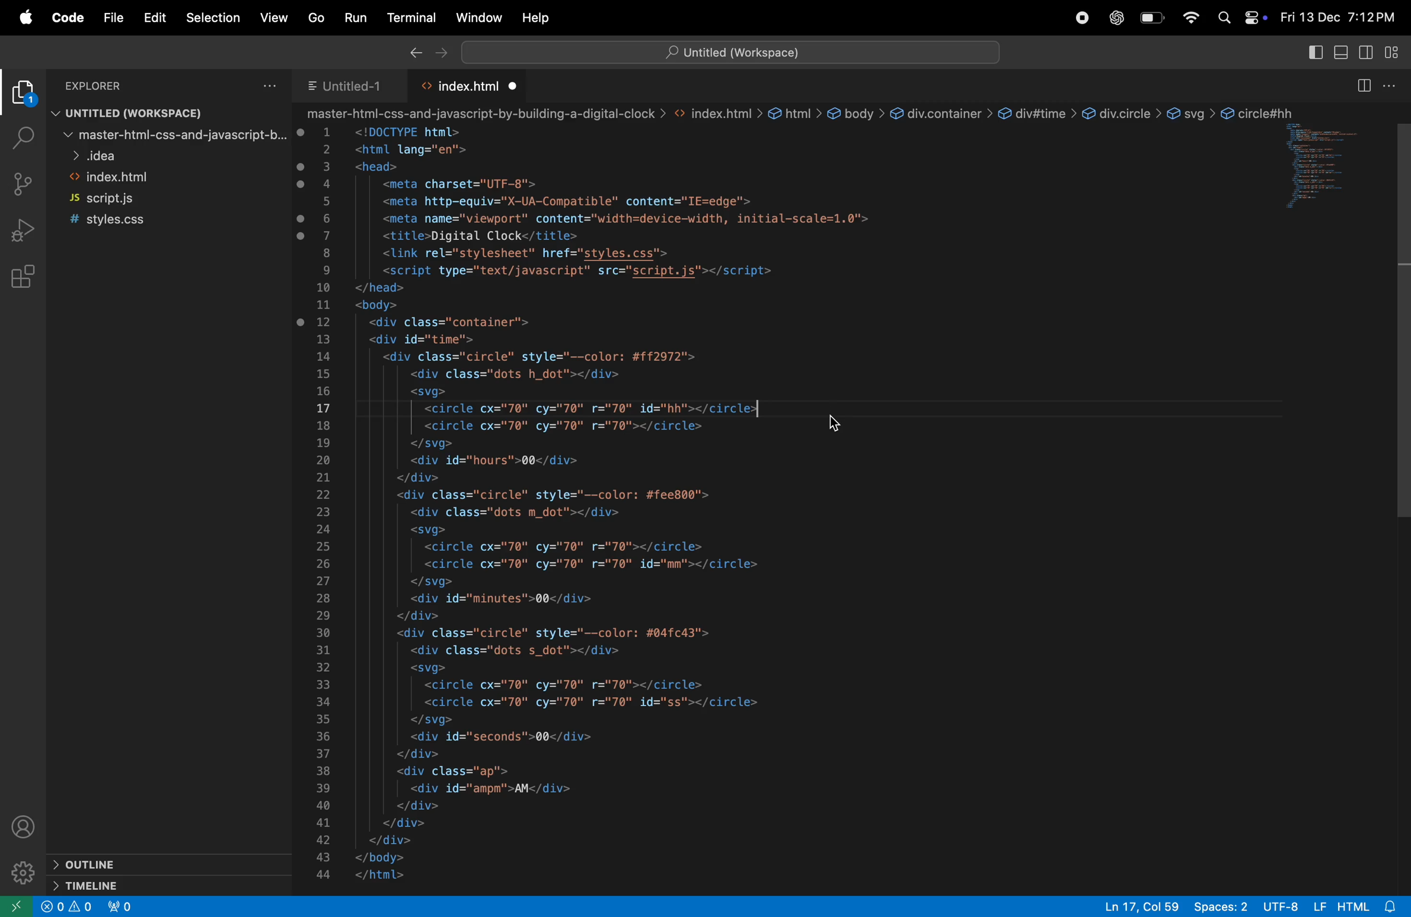 This screenshot has width=1411, height=917. I want to click on toggle secondary side bar, so click(1368, 54).